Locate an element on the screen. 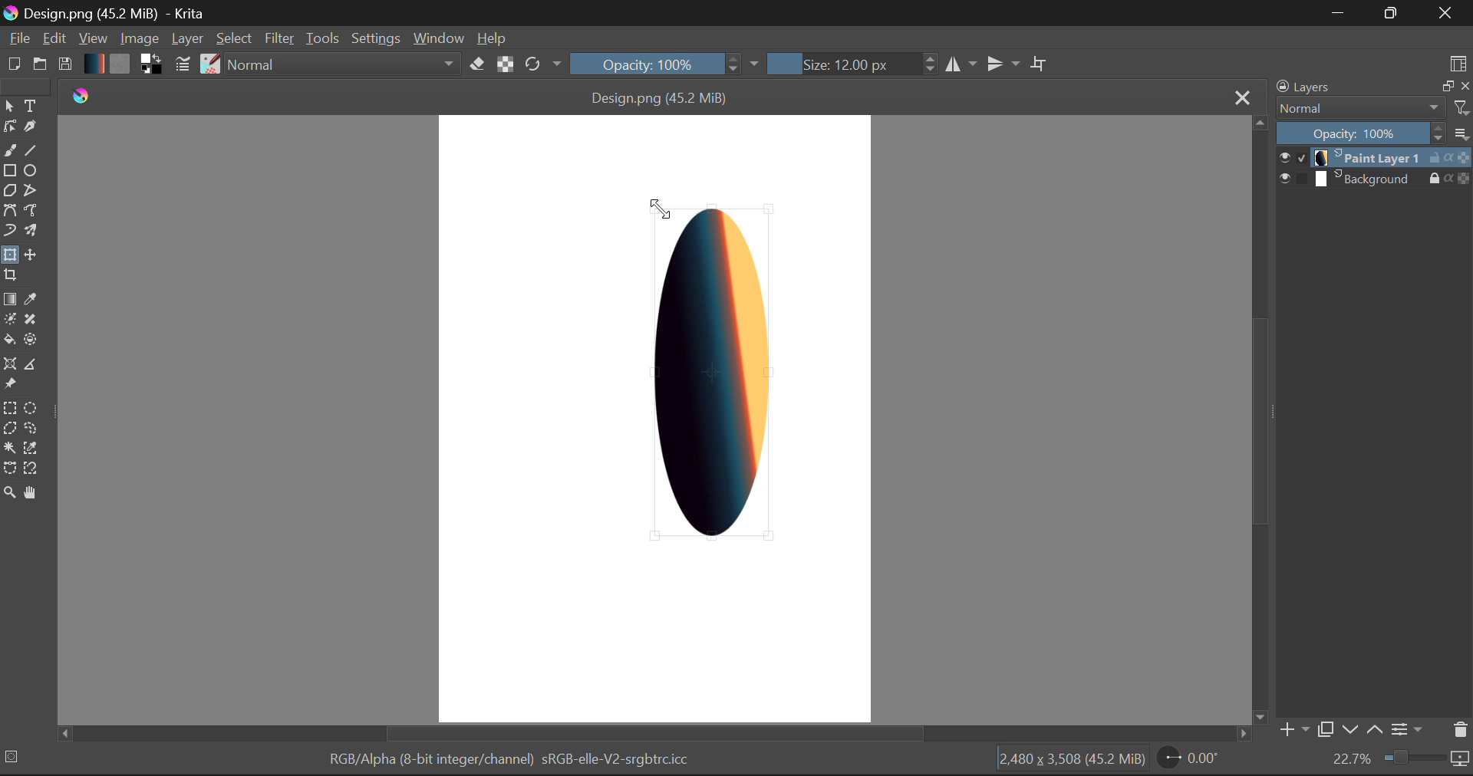 The image size is (1473, 776). Polygon Selection is located at coordinates (9, 429).